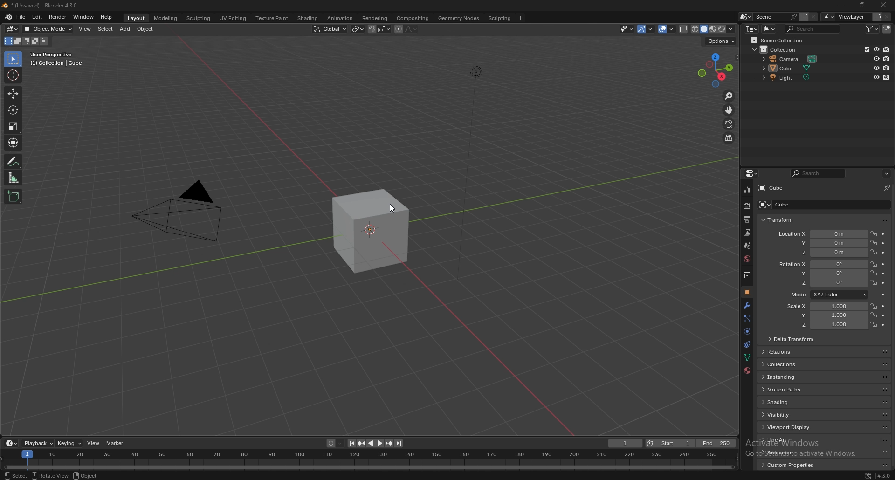 This screenshot has height=480, width=895. I want to click on scale y, so click(826, 315).